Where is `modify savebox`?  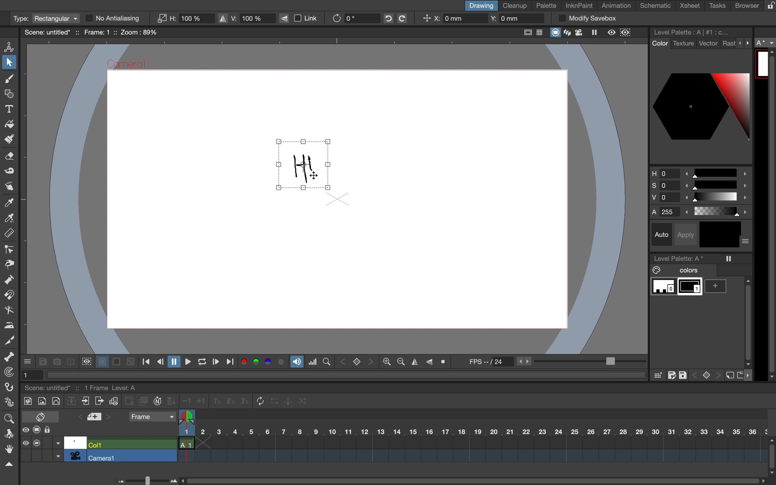 modify savebox is located at coordinates (587, 19).